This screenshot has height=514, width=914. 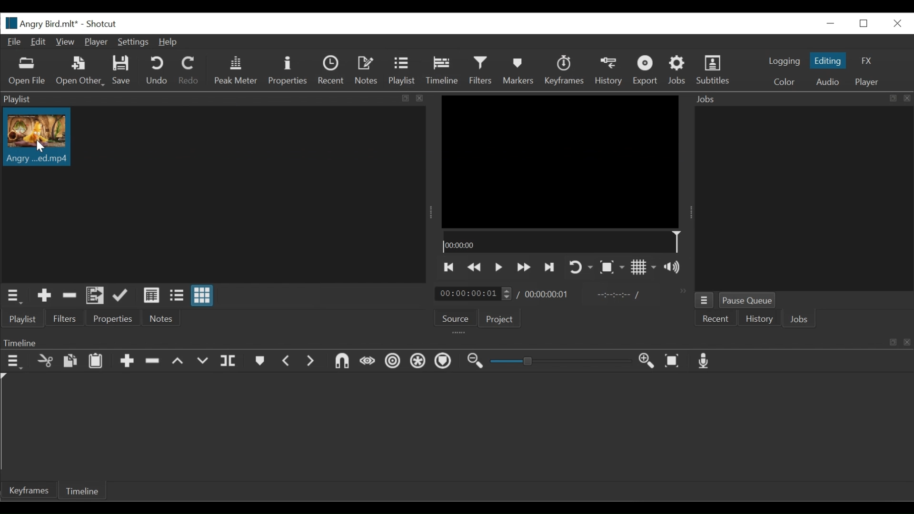 I want to click on Recent, so click(x=715, y=318).